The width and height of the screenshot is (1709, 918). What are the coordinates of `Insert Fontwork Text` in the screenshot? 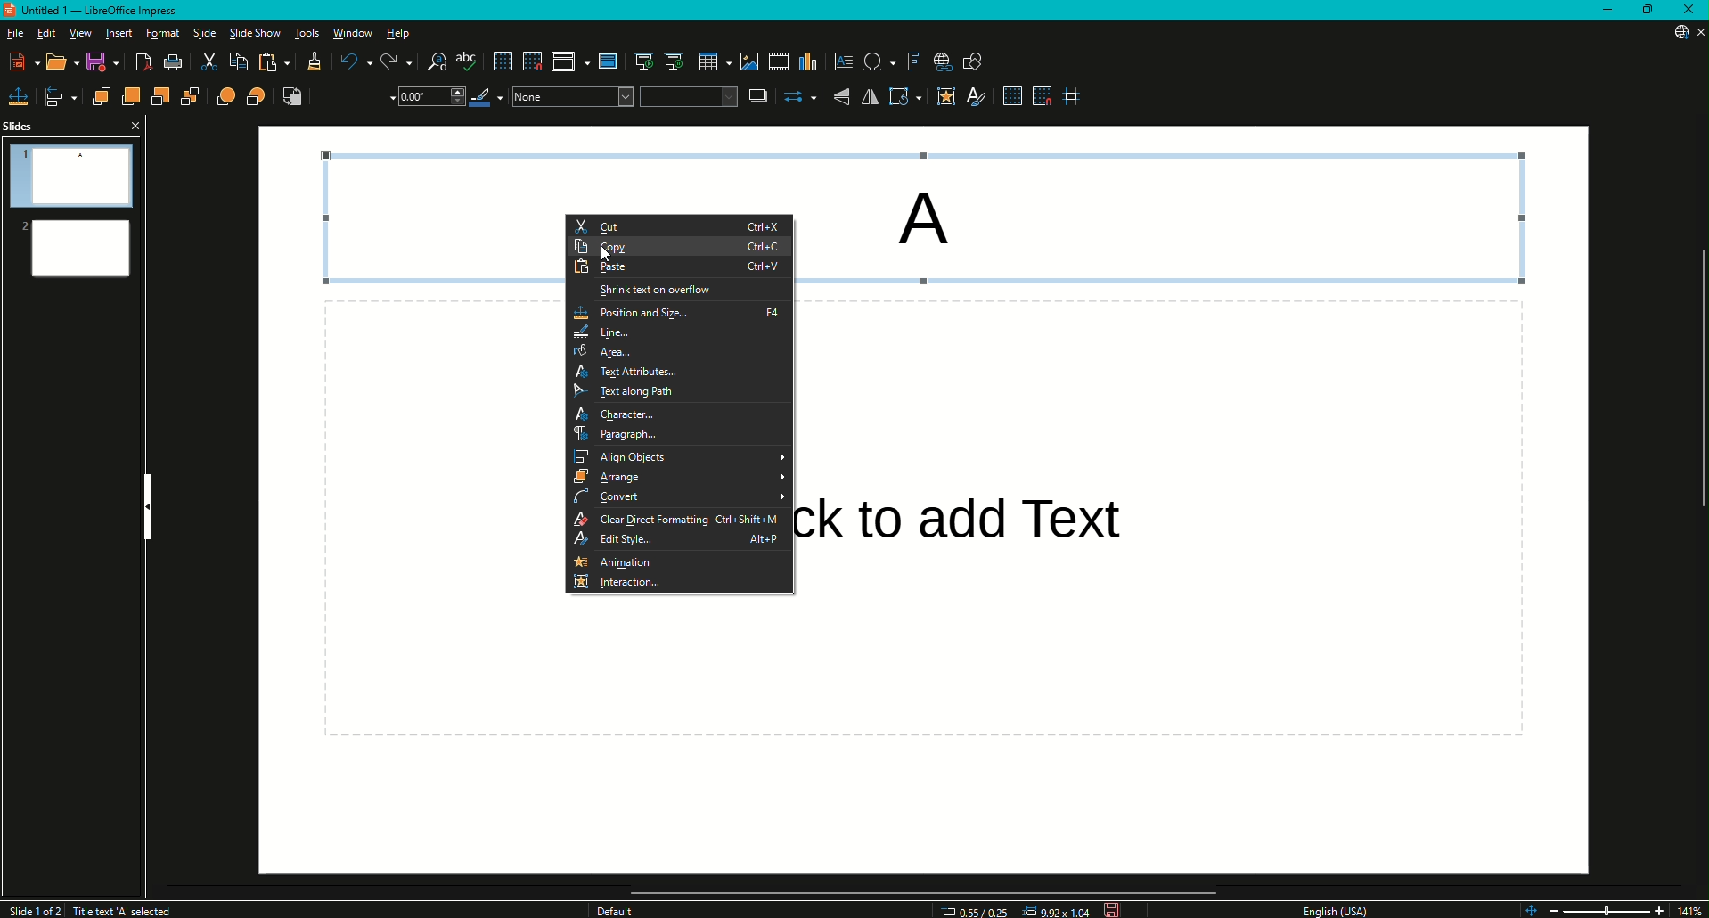 It's located at (912, 61).